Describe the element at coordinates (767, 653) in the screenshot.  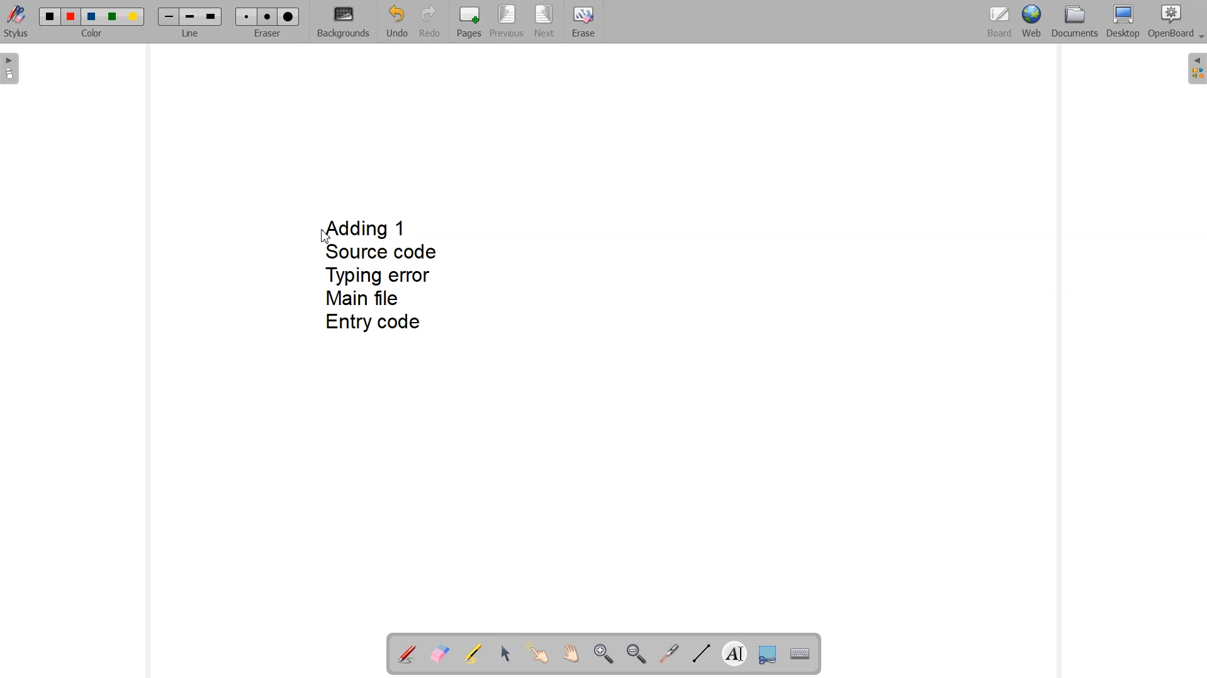
I see `Capture part of the screen` at that location.